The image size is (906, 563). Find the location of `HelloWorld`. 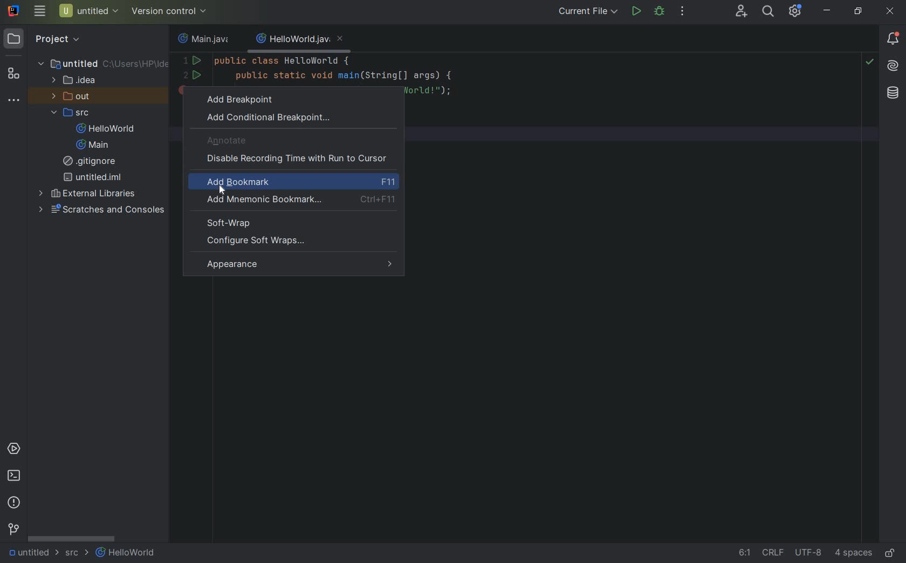

HelloWorld is located at coordinates (127, 554).